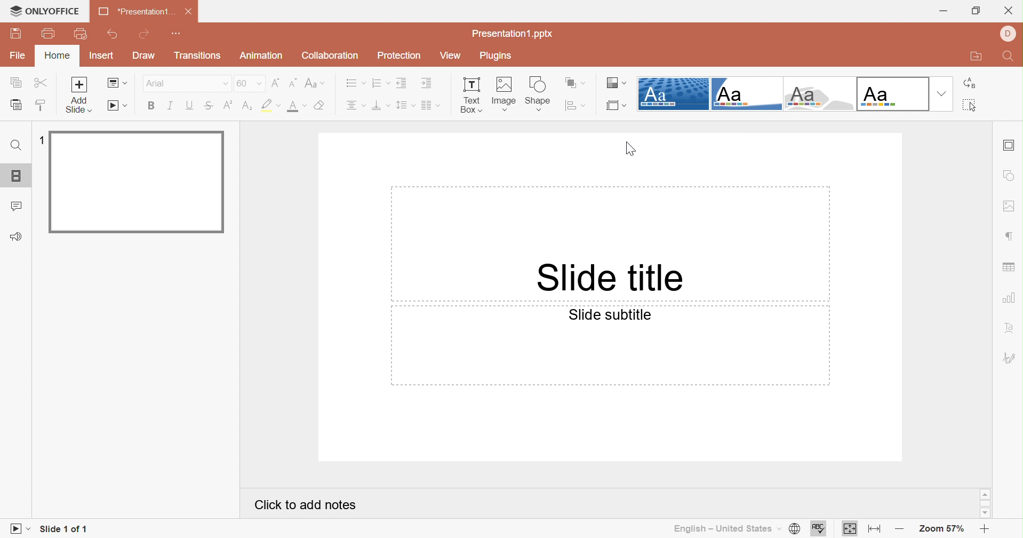 Image resolution: width=1023 pixels, height=538 pixels. What do you see at coordinates (945, 11) in the screenshot?
I see `Minimize` at bounding box center [945, 11].